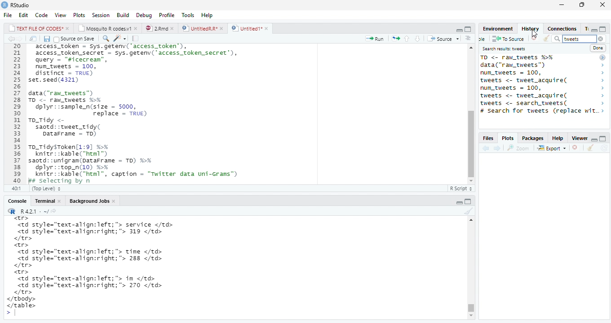 The image size is (611, 323). What do you see at coordinates (499, 28) in the screenshot?
I see `Environment` at bounding box center [499, 28].